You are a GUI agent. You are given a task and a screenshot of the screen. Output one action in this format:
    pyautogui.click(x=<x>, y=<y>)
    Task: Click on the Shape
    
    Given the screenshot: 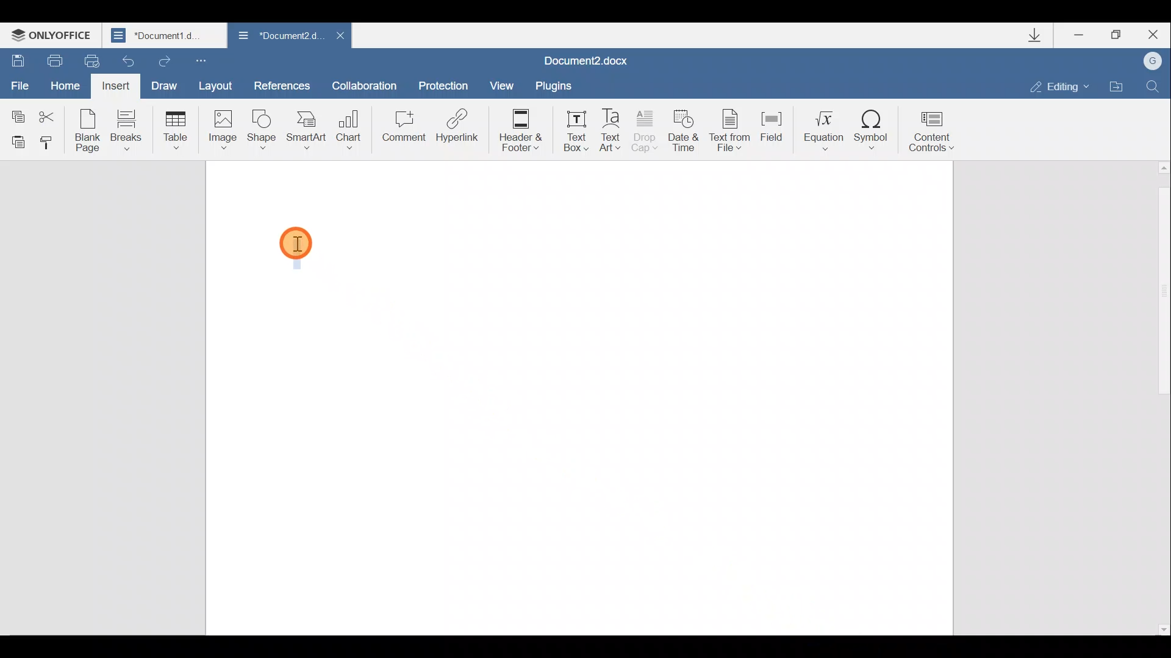 What is the action you would take?
    pyautogui.click(x=260, y=130)
    